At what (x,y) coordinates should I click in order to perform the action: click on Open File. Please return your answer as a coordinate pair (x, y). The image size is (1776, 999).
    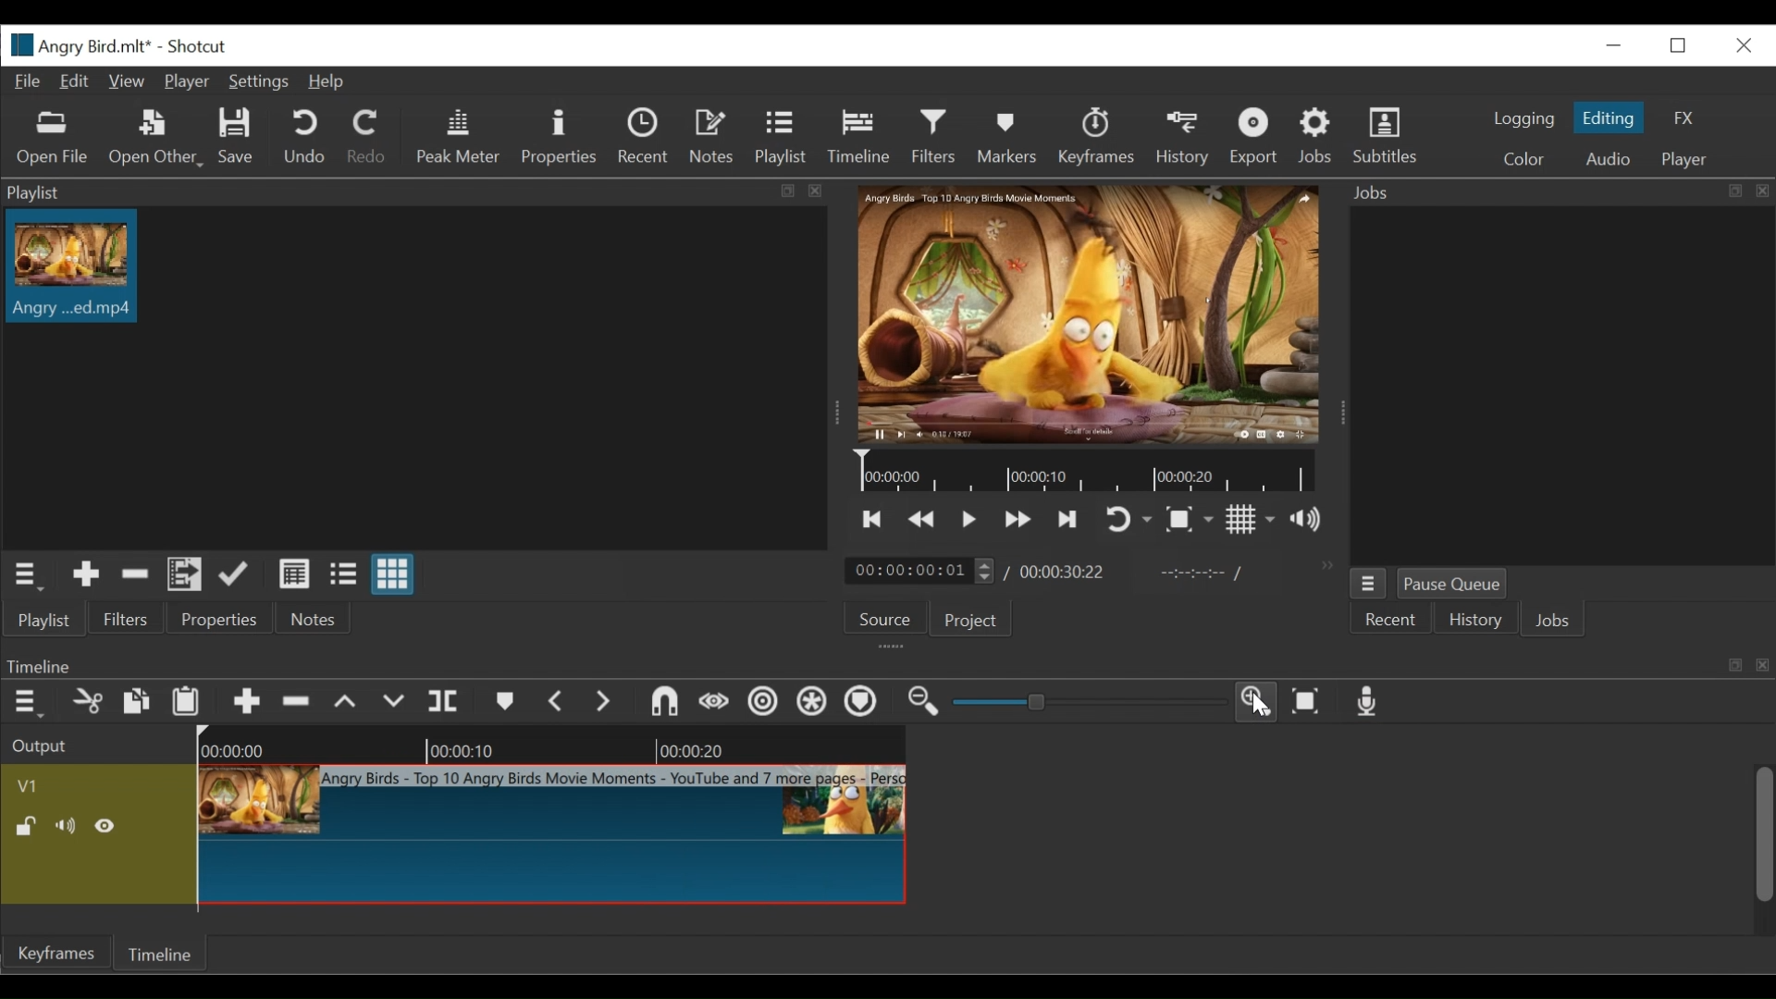
    Looking at the image, I should click on (52, 142).